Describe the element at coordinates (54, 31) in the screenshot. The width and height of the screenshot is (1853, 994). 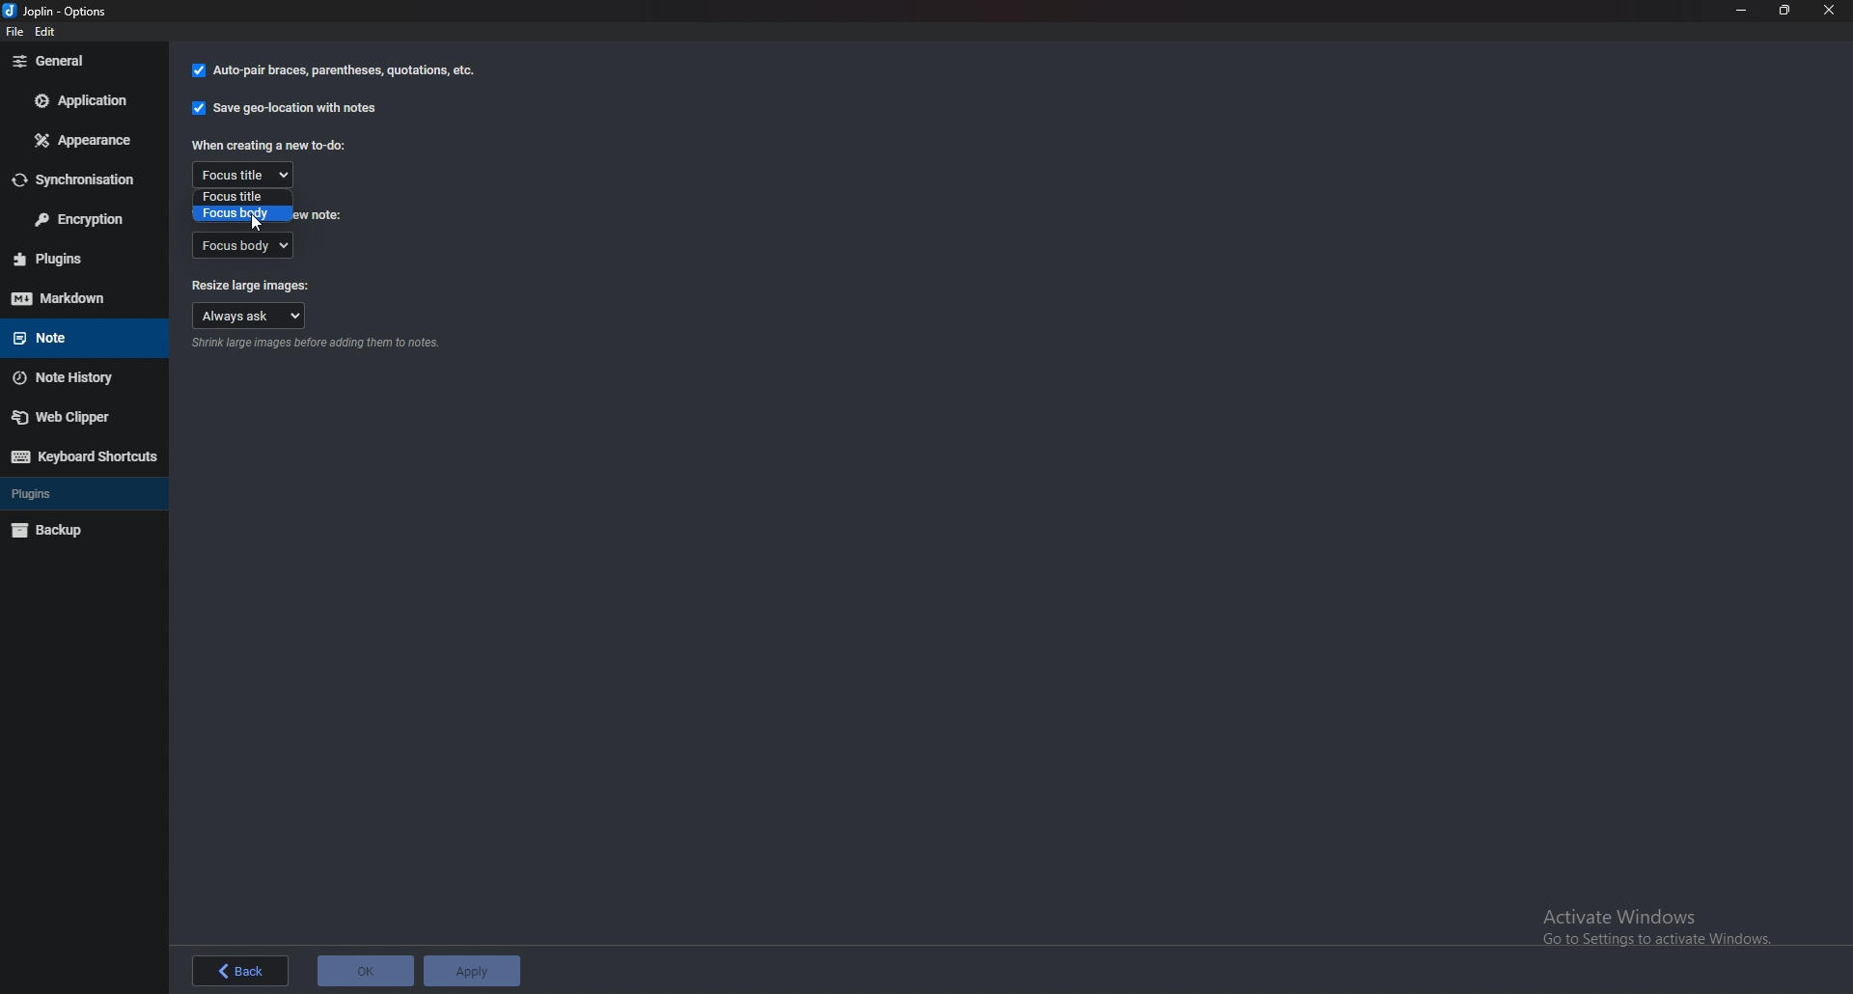
I see `edit` at that location.